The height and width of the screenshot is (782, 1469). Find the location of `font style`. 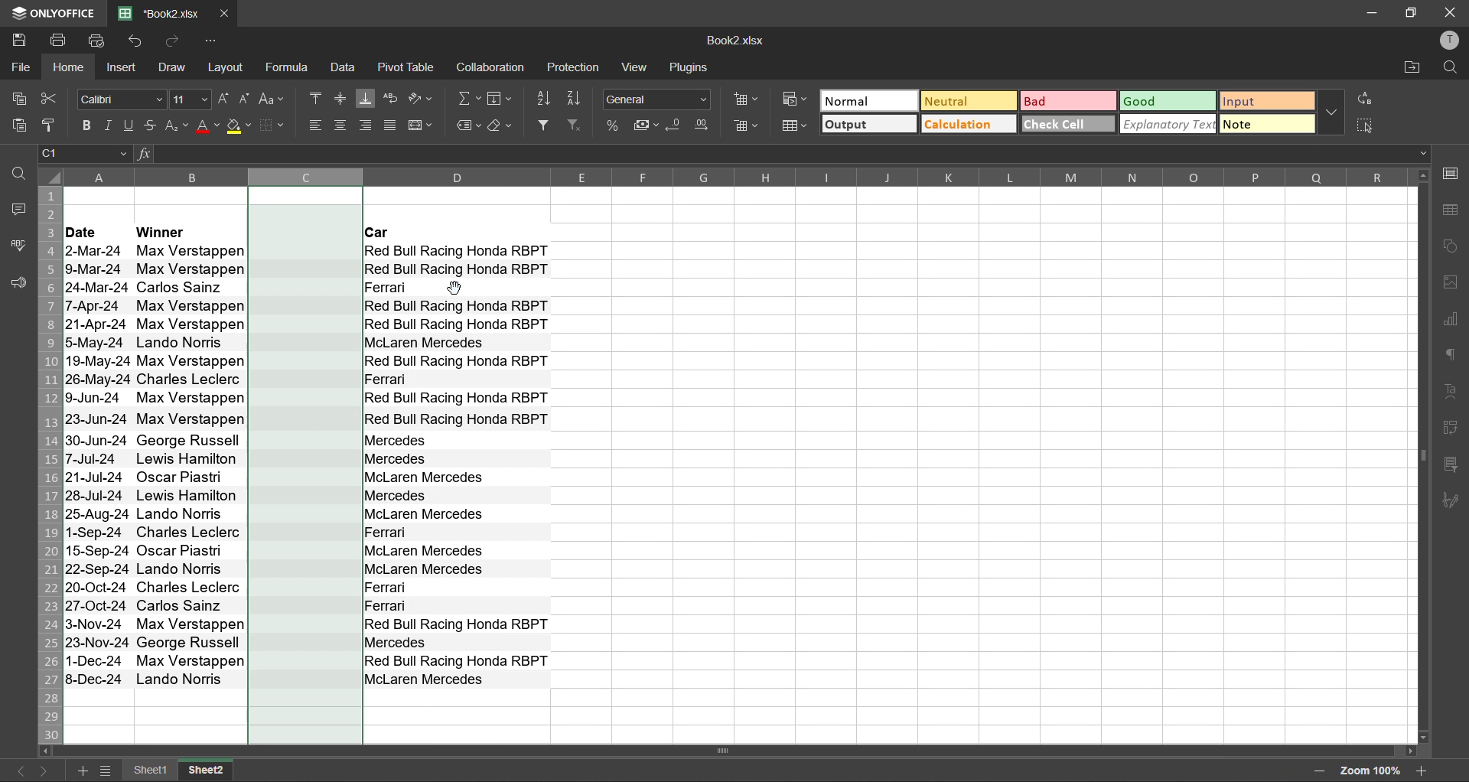

font style is located at coordinates (122, 99).